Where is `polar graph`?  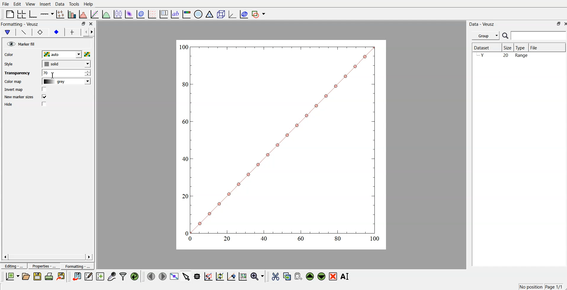
polar graph is located at coordinates (199, 14).